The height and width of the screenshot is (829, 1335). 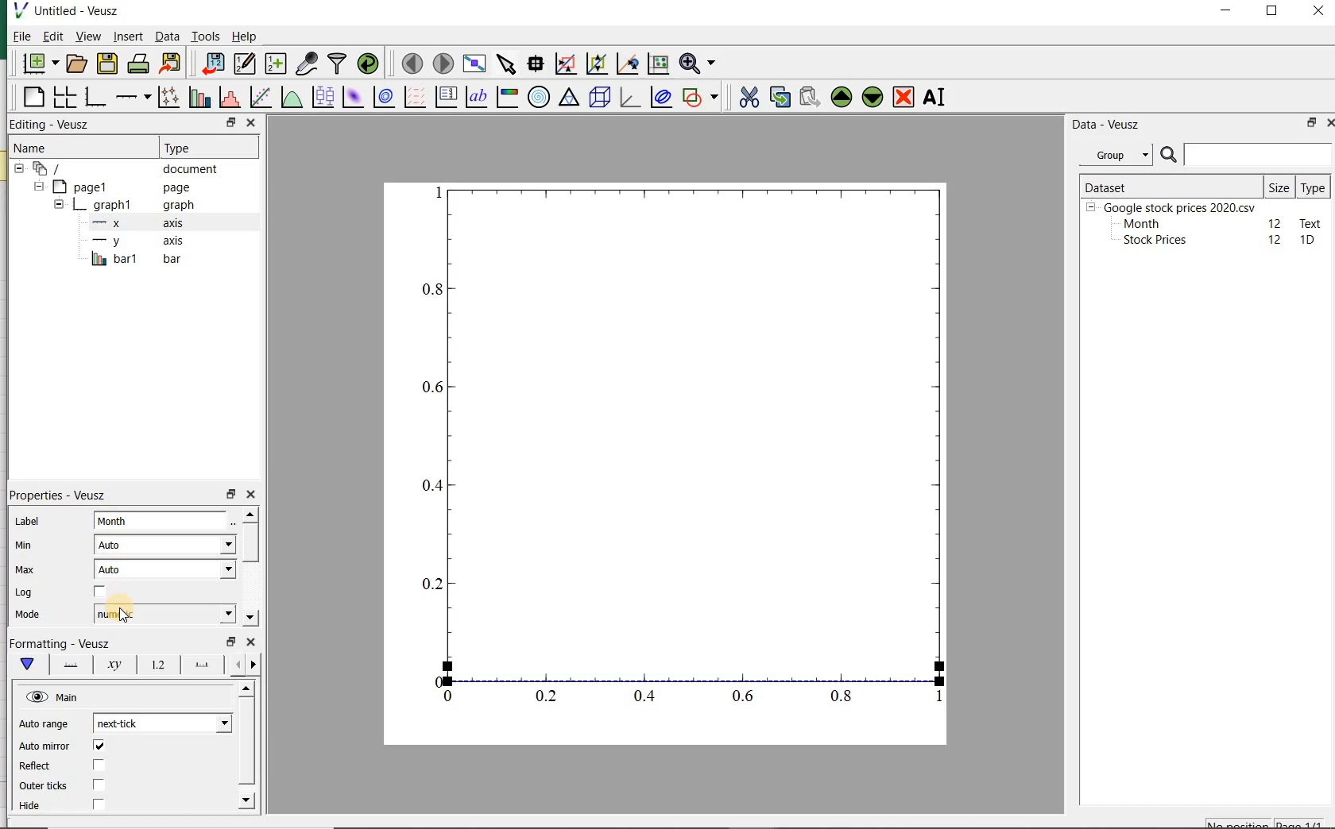 What do you see at coordinates (205, 37) in the screenshot?
I see `Tools` at bounding box center [205, 37].